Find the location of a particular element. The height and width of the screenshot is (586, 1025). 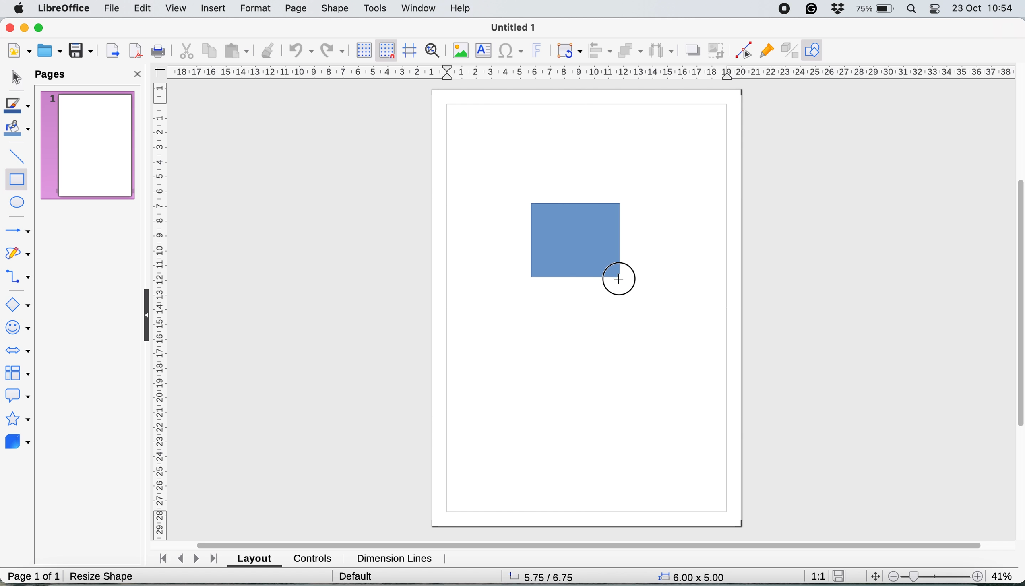

close is located at coordinates (10, 27).